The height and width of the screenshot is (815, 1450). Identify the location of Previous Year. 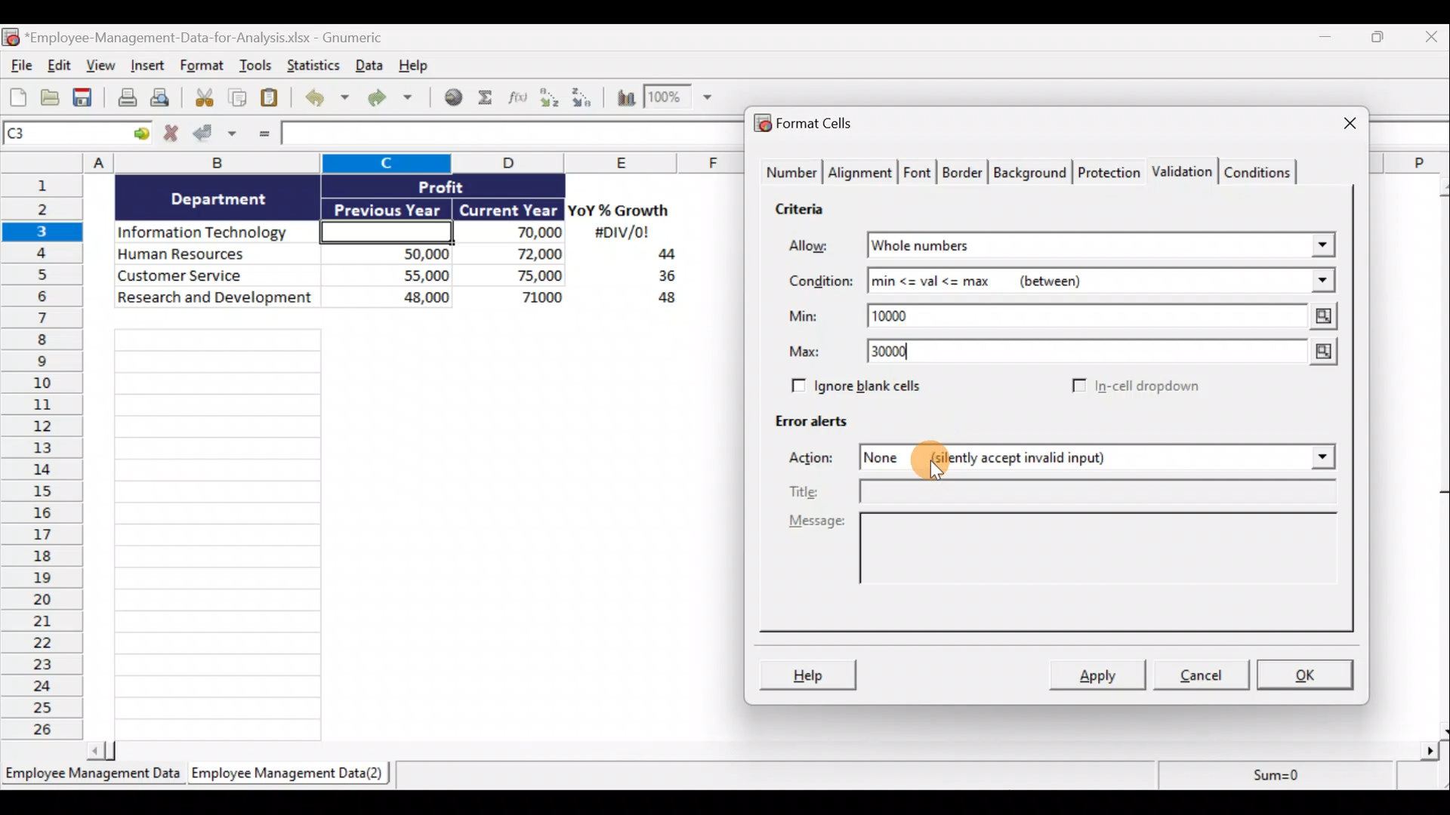
(388, 207).